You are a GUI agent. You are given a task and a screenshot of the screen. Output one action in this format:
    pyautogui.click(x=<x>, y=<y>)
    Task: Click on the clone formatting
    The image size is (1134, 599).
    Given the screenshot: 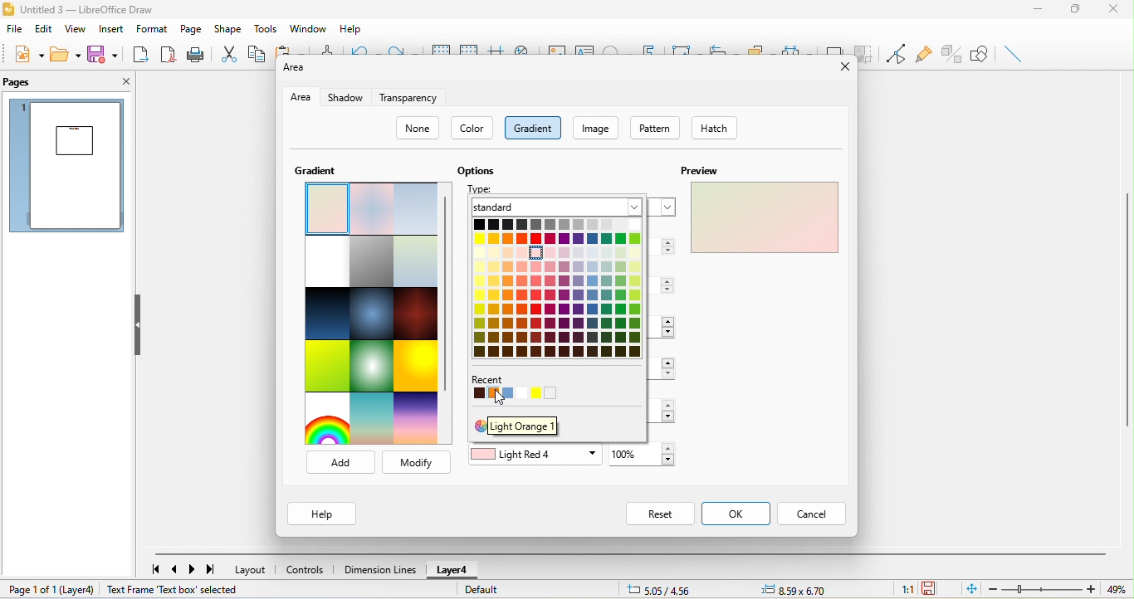 What is the action you would take?
    pyautogui.click(x=326, y=48)
    